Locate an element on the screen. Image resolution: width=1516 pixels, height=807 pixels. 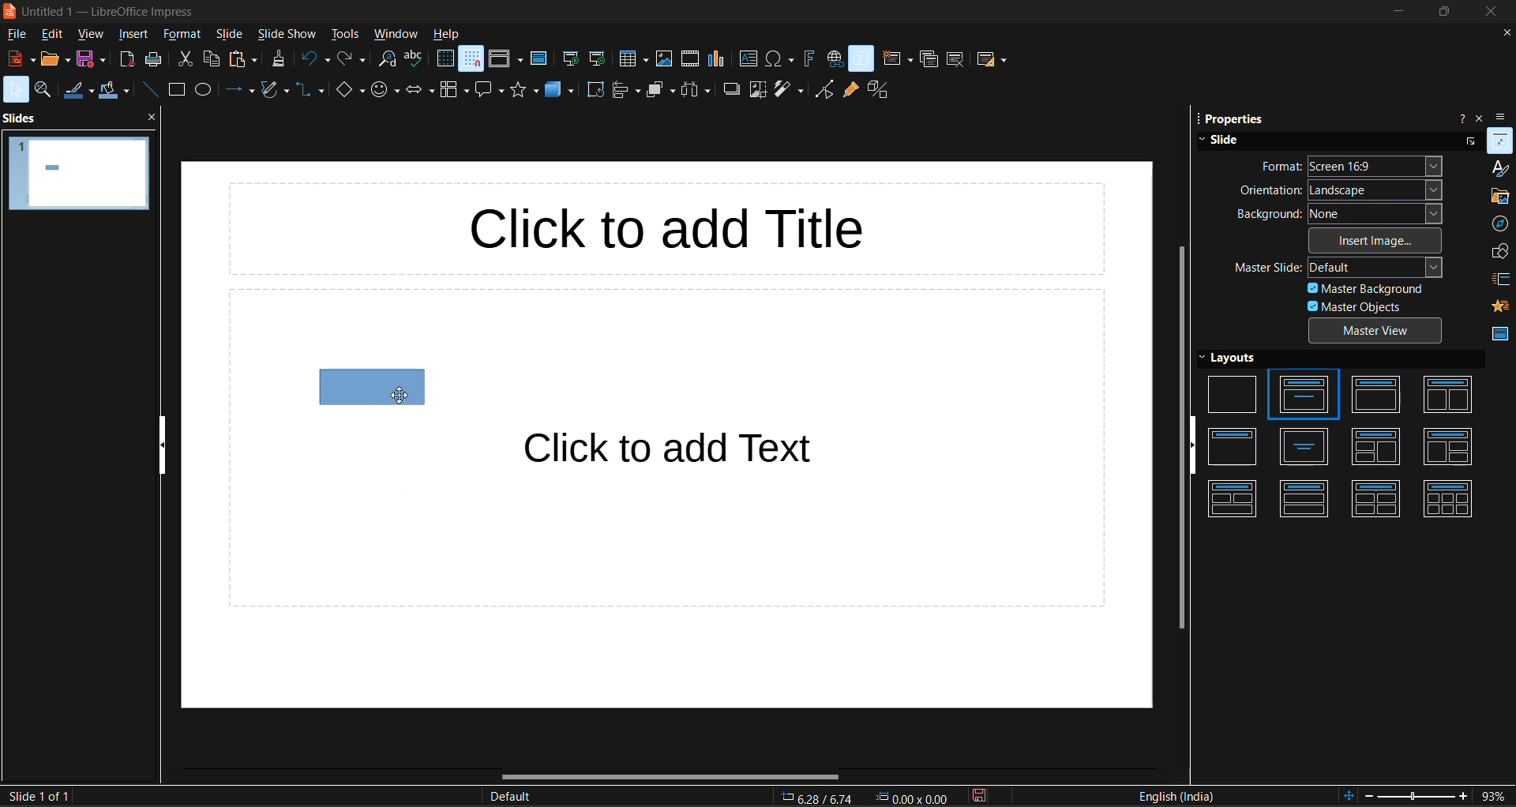
blank slide is located at coordinates (1232, 394).